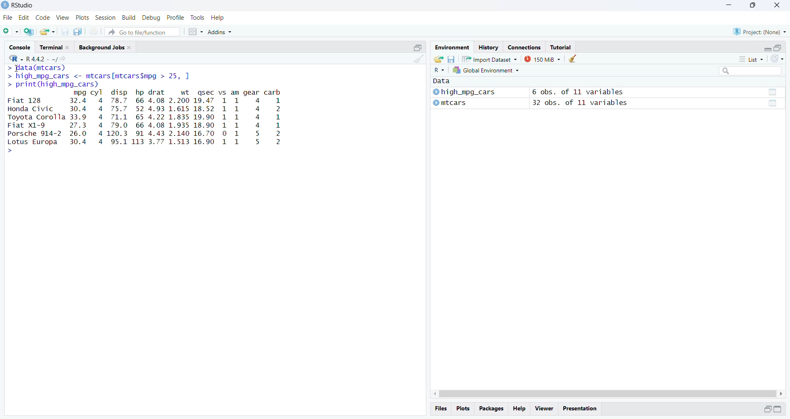 This screenshot has width=790, height=419. Describe the element at coordinates (447, 81) in the screenshot. I see `data` at that location.